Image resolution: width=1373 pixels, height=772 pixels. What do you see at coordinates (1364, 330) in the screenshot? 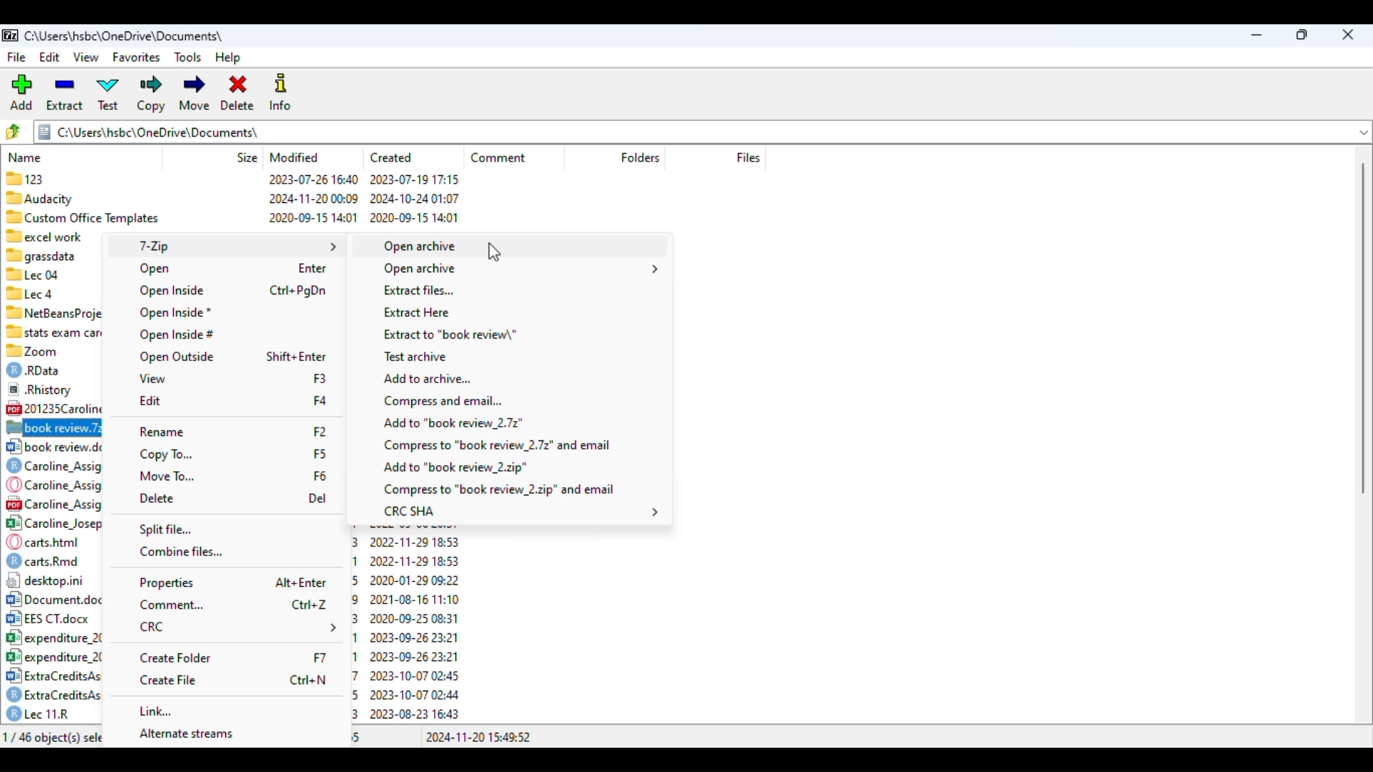
I see `scrollbar` at bounding box center [1364, 330].